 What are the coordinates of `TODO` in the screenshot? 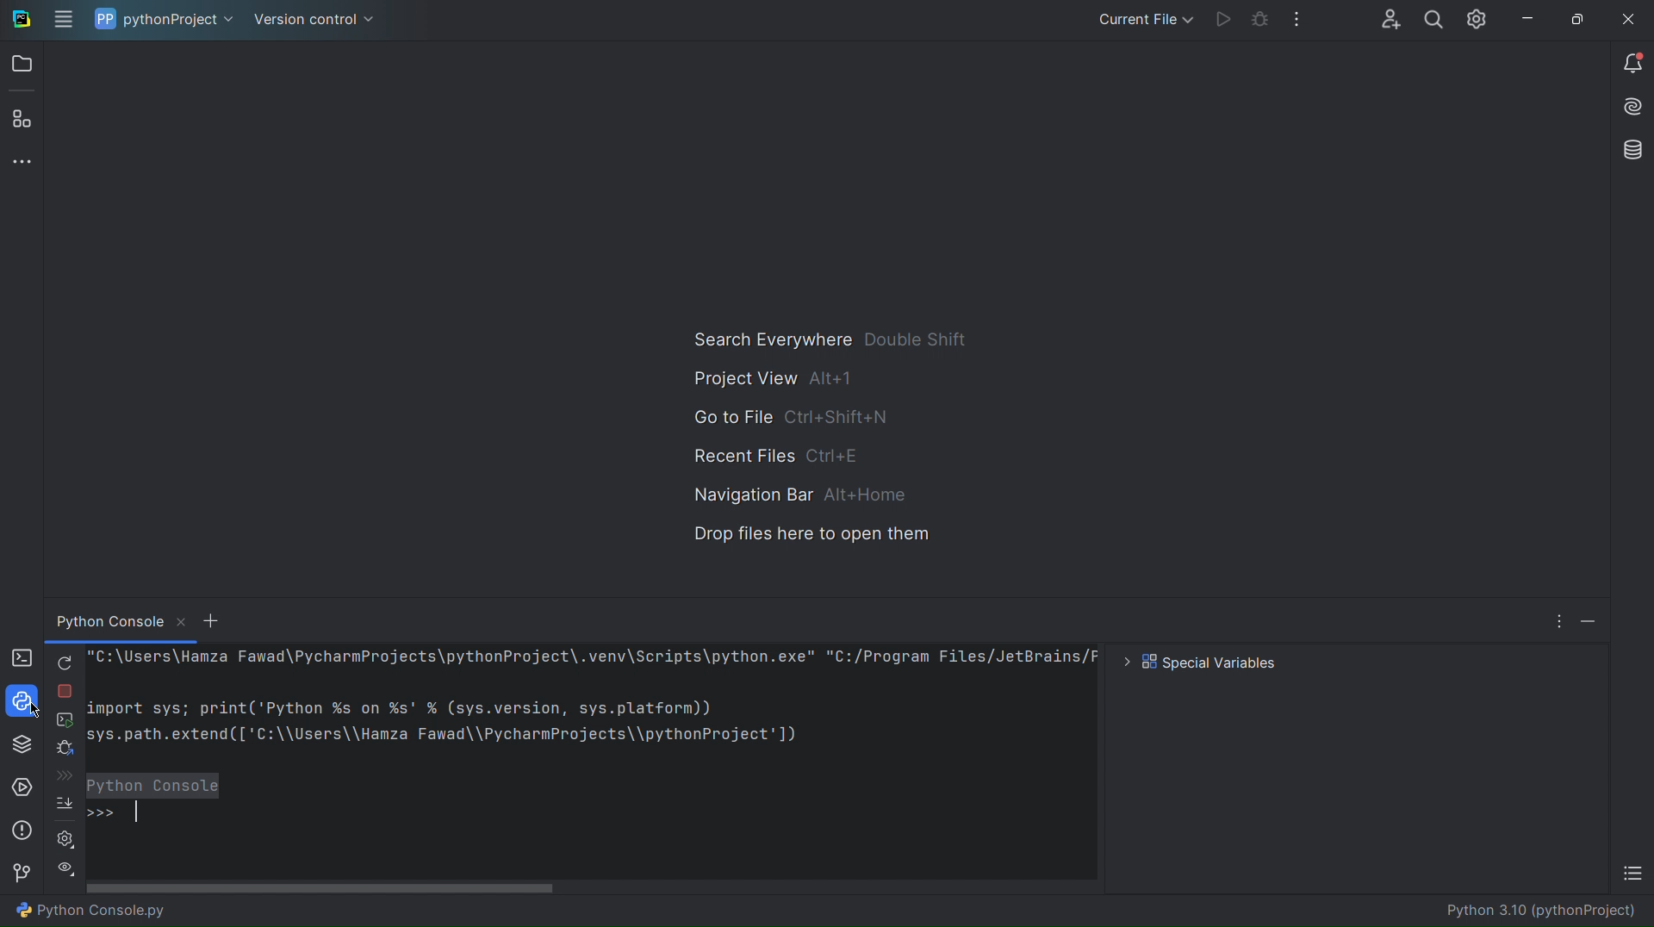 It's located at (1630, 872).